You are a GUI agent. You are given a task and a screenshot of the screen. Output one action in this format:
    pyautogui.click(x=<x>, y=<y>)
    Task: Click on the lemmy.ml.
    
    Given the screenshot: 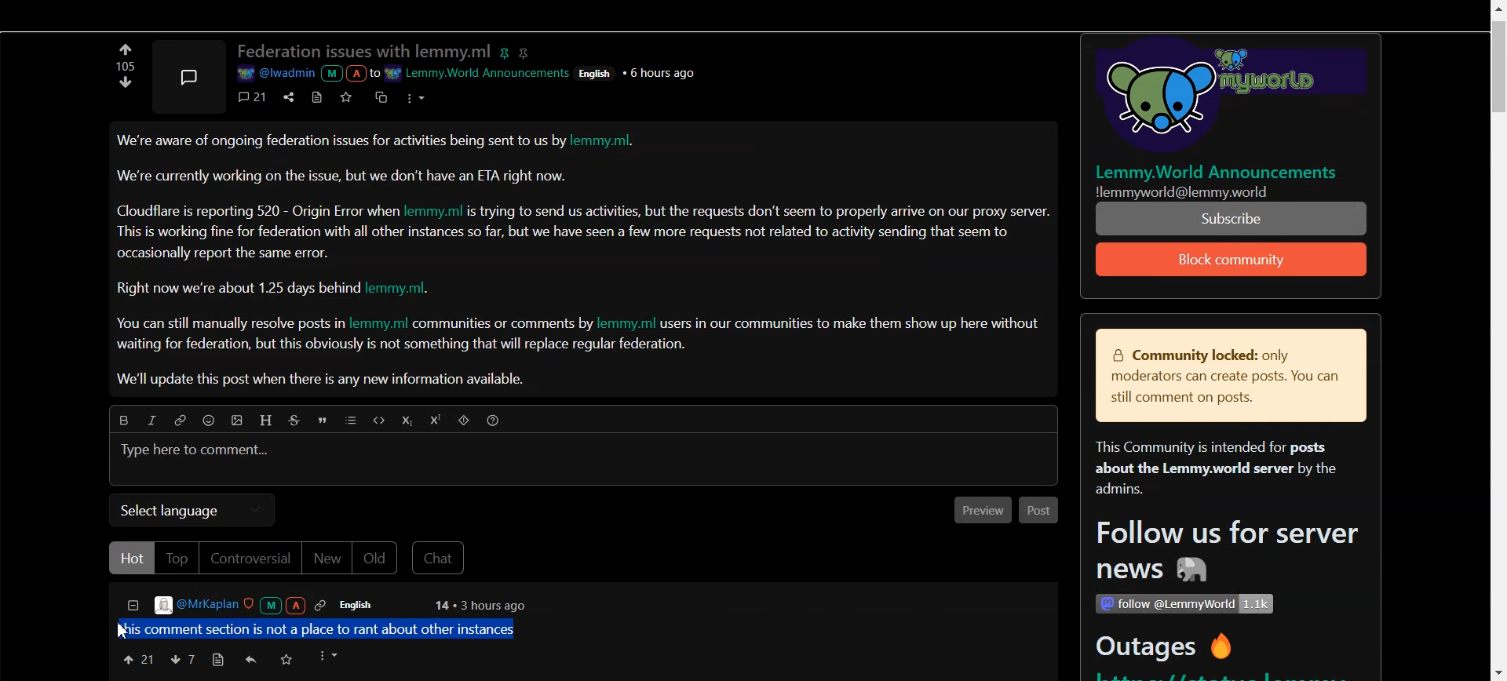 What is the action you would take?
    pyautogui.click(x=407, y=289)
    